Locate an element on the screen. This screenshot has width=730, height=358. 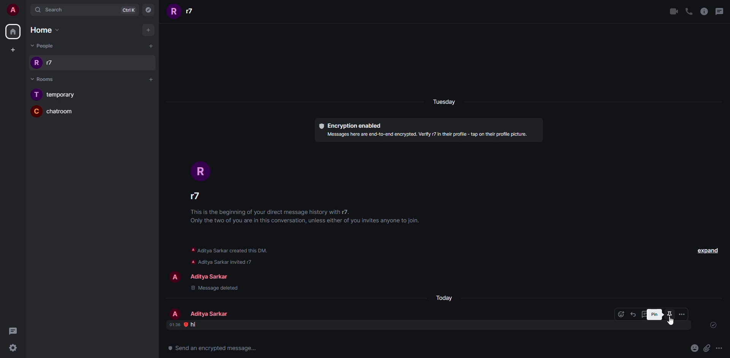
search is located at coordinates (51, 9).